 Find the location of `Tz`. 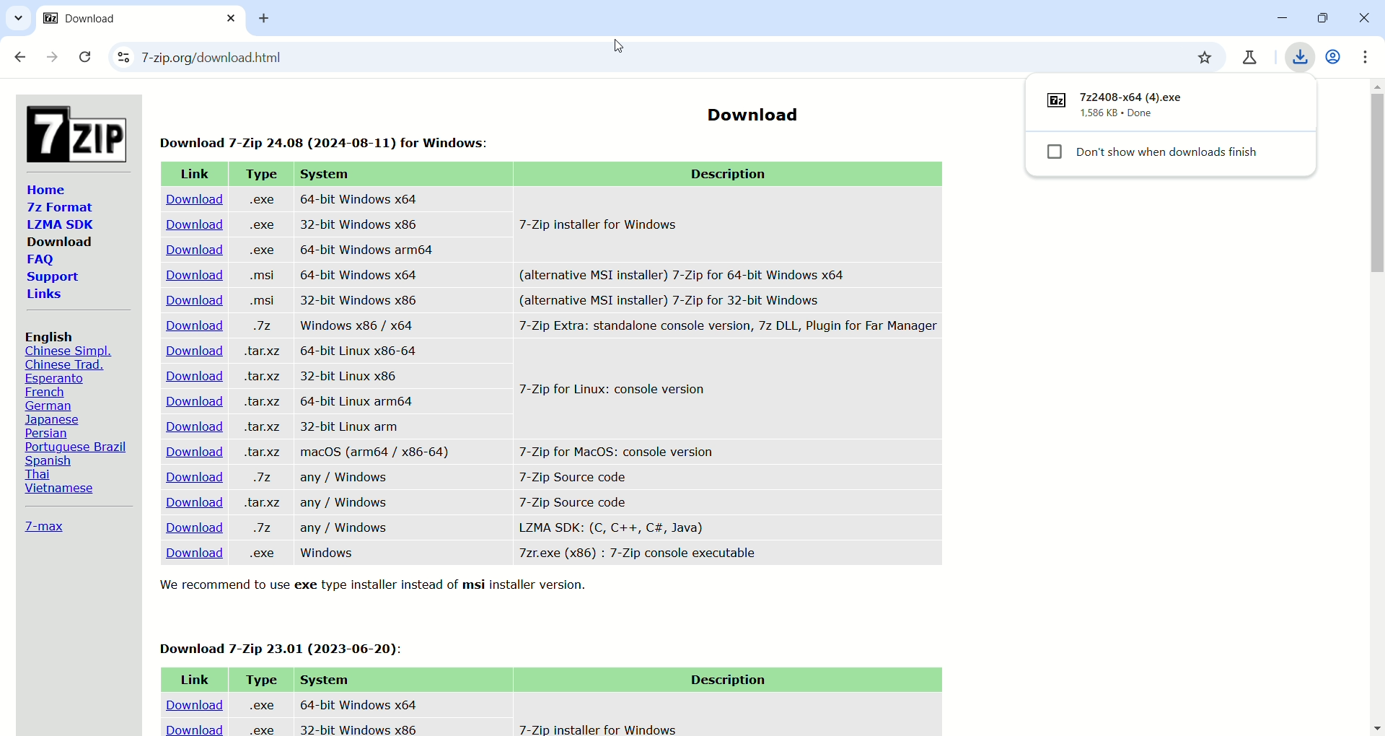

Tz is located at coordinates (268, 527).